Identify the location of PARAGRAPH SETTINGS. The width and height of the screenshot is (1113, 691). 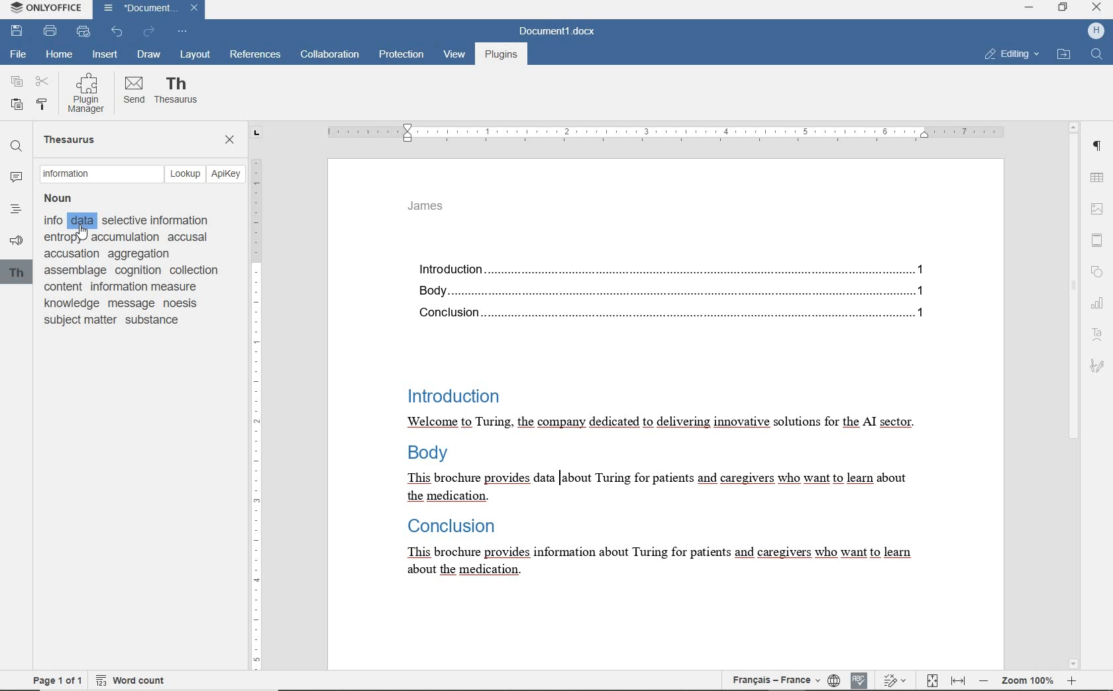
(1098, 145).